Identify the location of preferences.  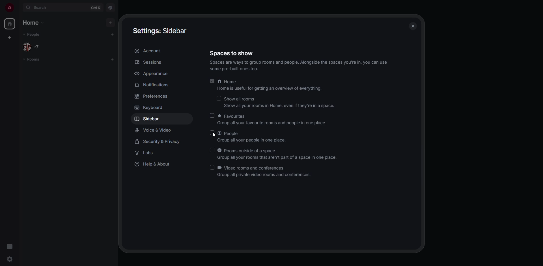
(150, 96).